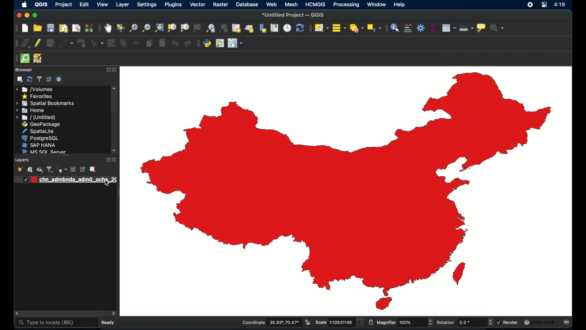 The image size is (586, 330). Describe the element at coordinates (106, 184) in the screenshot. I see `cursor` at that location.